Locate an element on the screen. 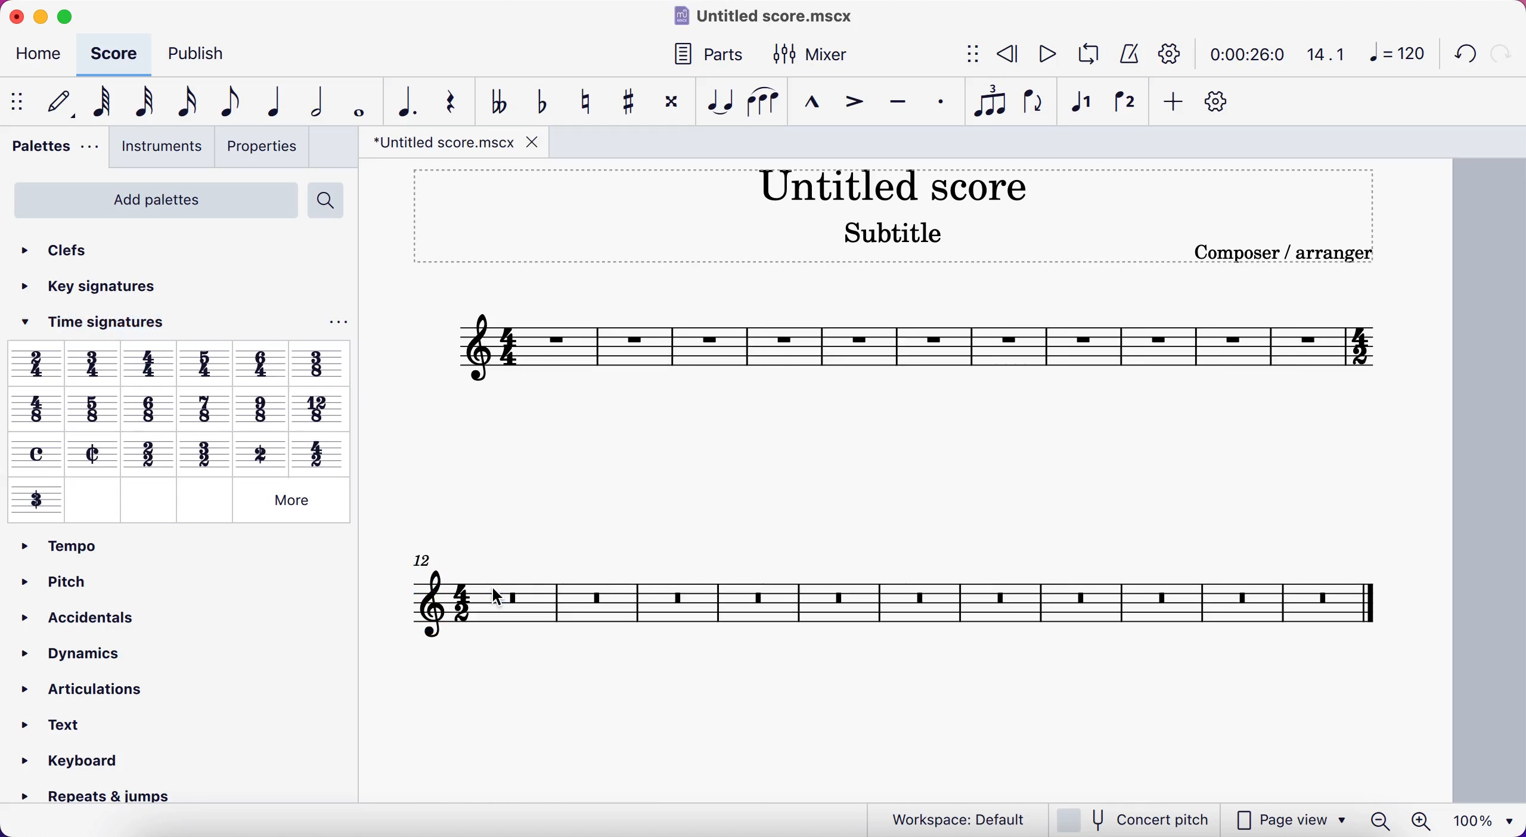  search is located at coordinates (332, 201).